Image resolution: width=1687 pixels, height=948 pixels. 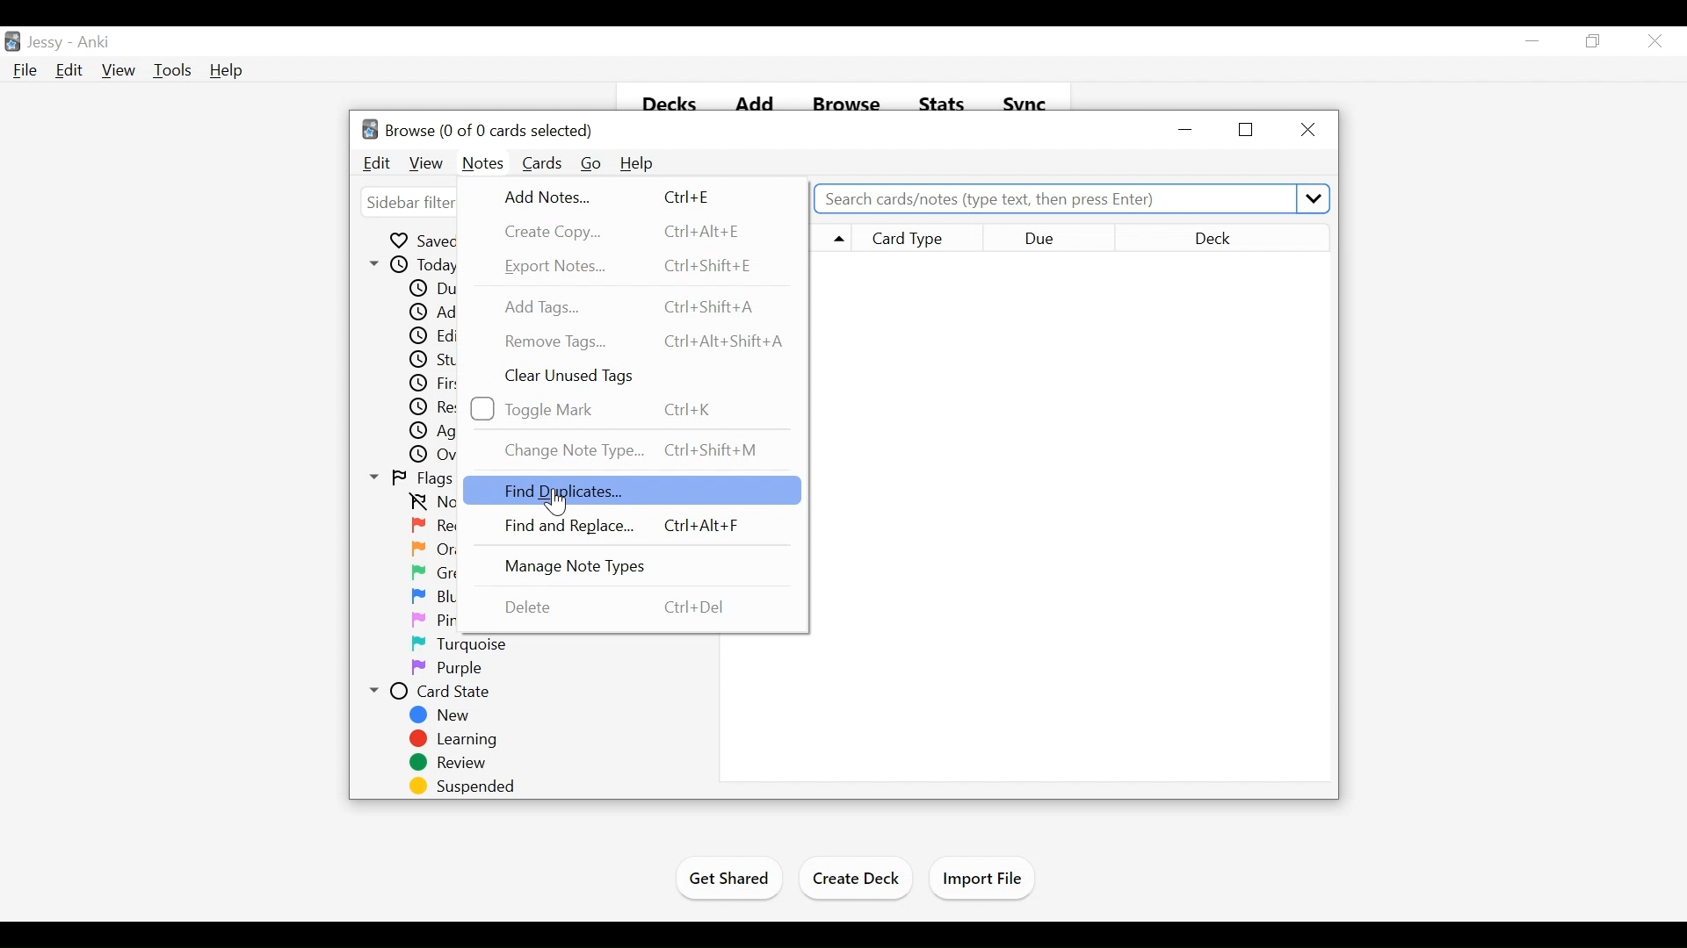 I want to click on No flag, so click(x=431, y=503).